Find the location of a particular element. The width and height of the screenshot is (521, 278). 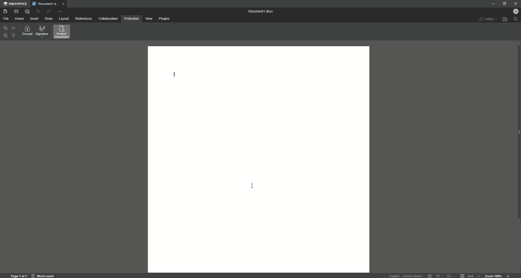

Protect document is located at coordinates (62, 32).